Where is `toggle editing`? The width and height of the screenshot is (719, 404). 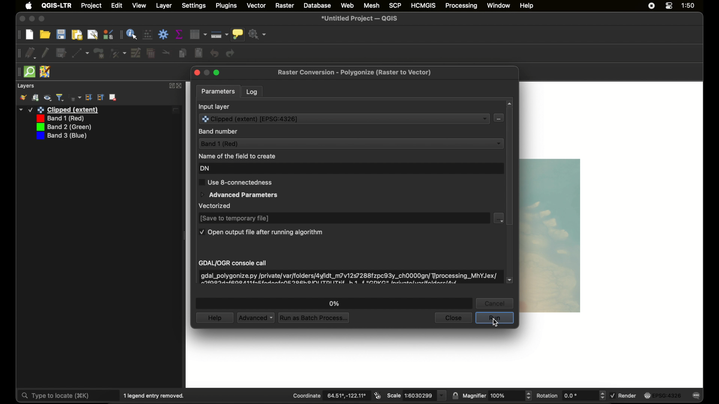
toggle editing is located at coordinates (45, 53).